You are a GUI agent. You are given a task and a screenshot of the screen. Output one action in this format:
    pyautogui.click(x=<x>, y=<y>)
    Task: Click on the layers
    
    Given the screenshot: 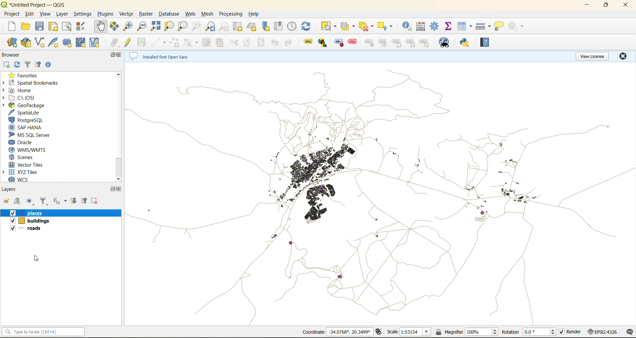 What is the action you would take?
    pyautogui.click(x=34, y=221)
    